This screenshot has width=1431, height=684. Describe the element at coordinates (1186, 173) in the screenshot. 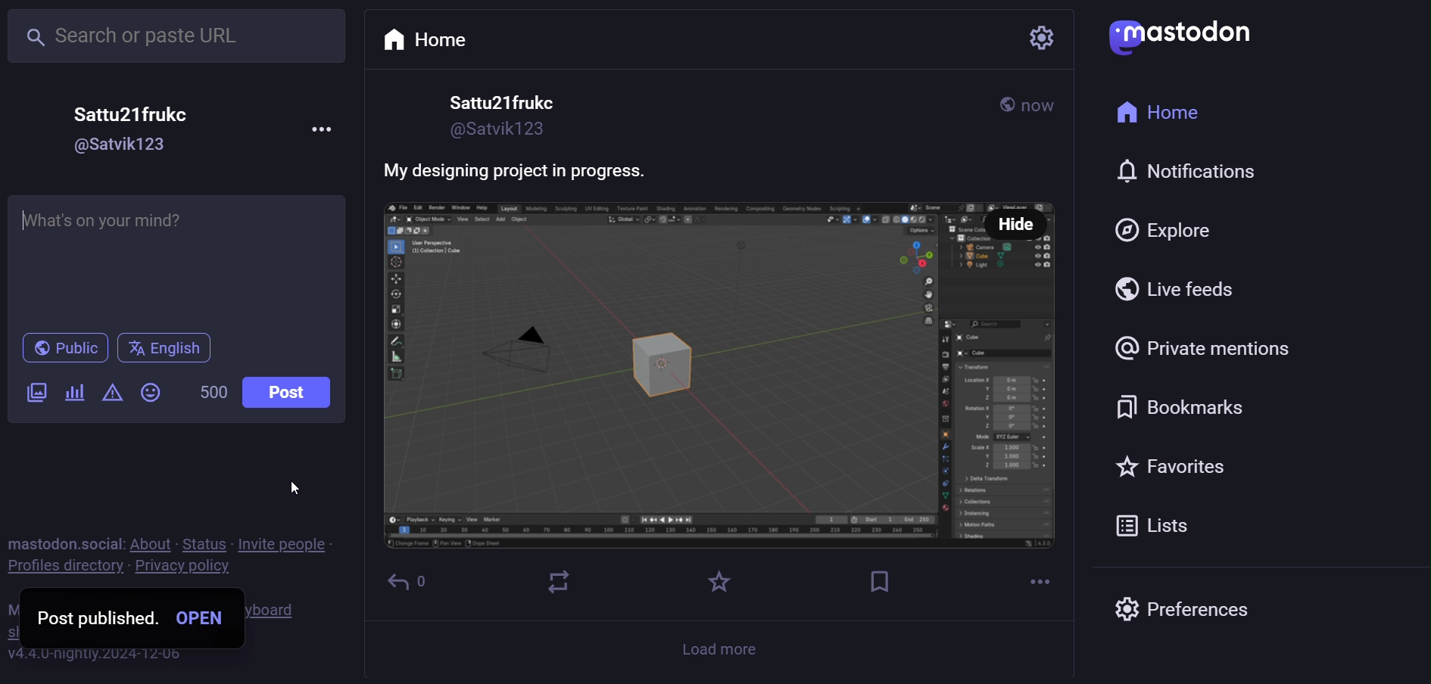

I see `notification` at that location.